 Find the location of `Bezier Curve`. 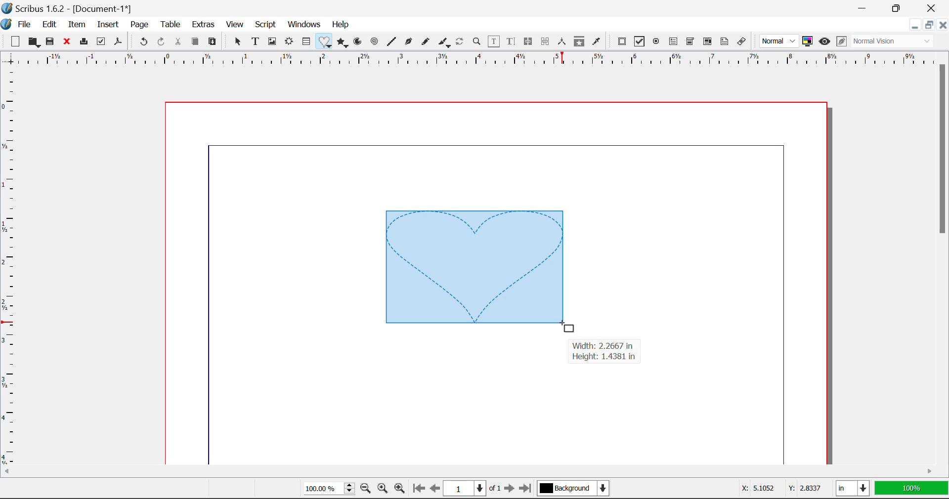

Bezier Curve is located at coordinates (409, 43).